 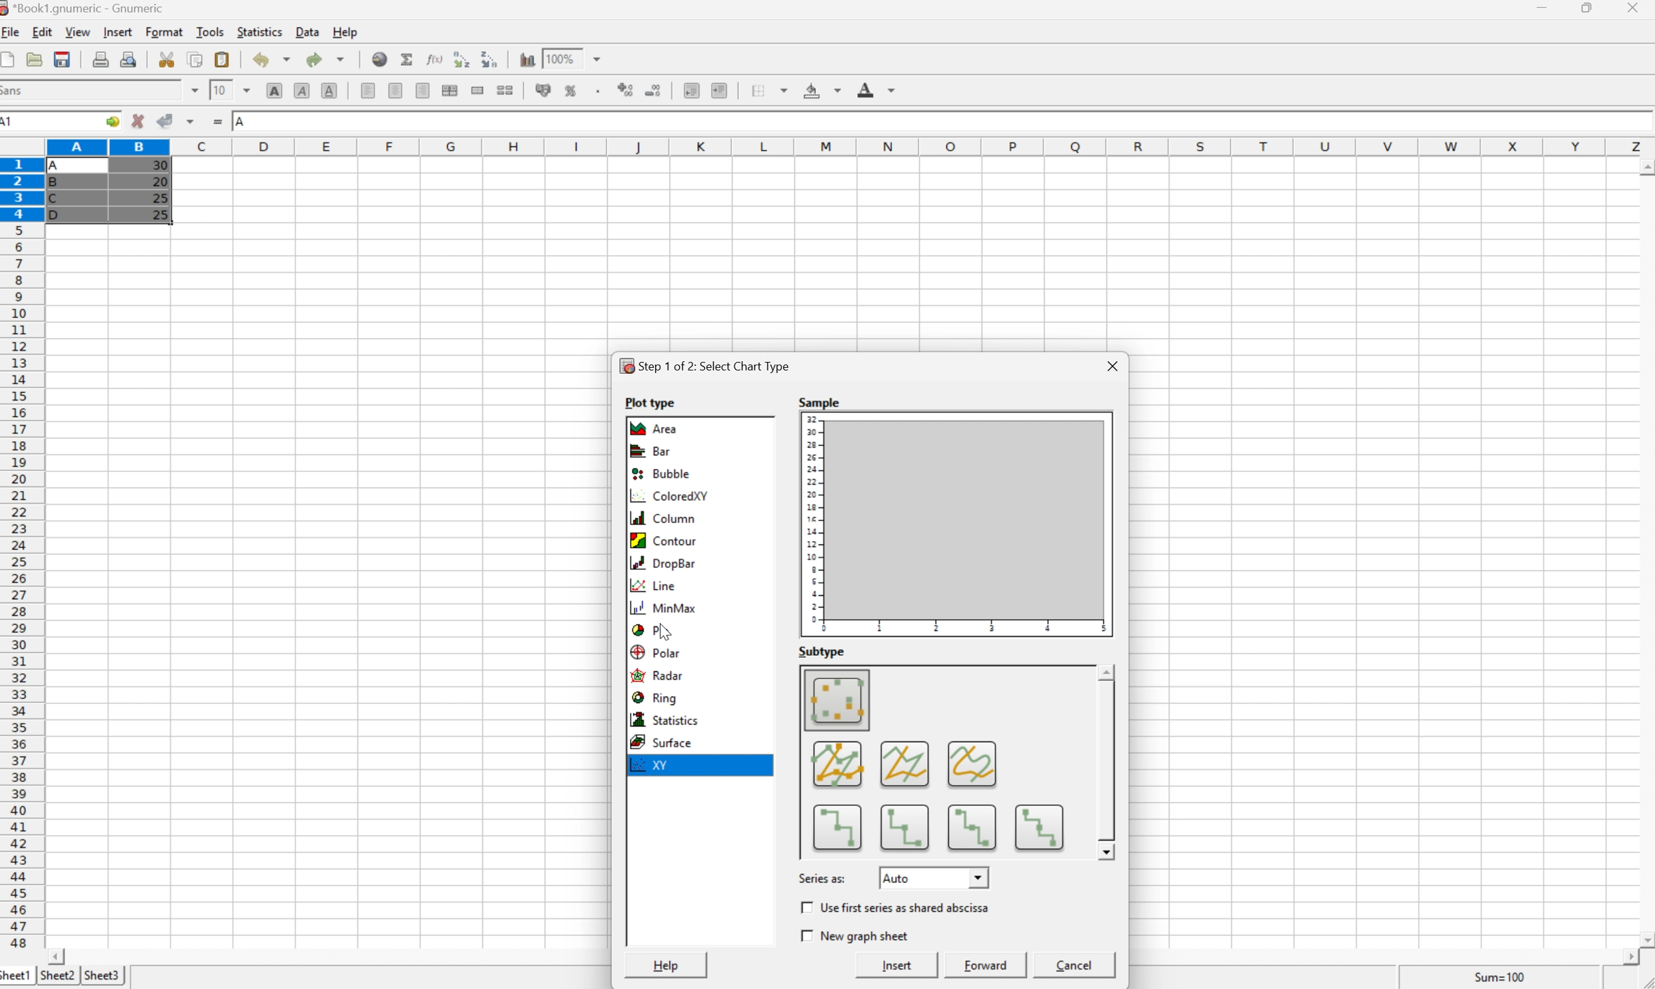 What do you see at coordinates (217, 120) in the screenshot?
I see `Enter formula` at bounding box center [217, 120].